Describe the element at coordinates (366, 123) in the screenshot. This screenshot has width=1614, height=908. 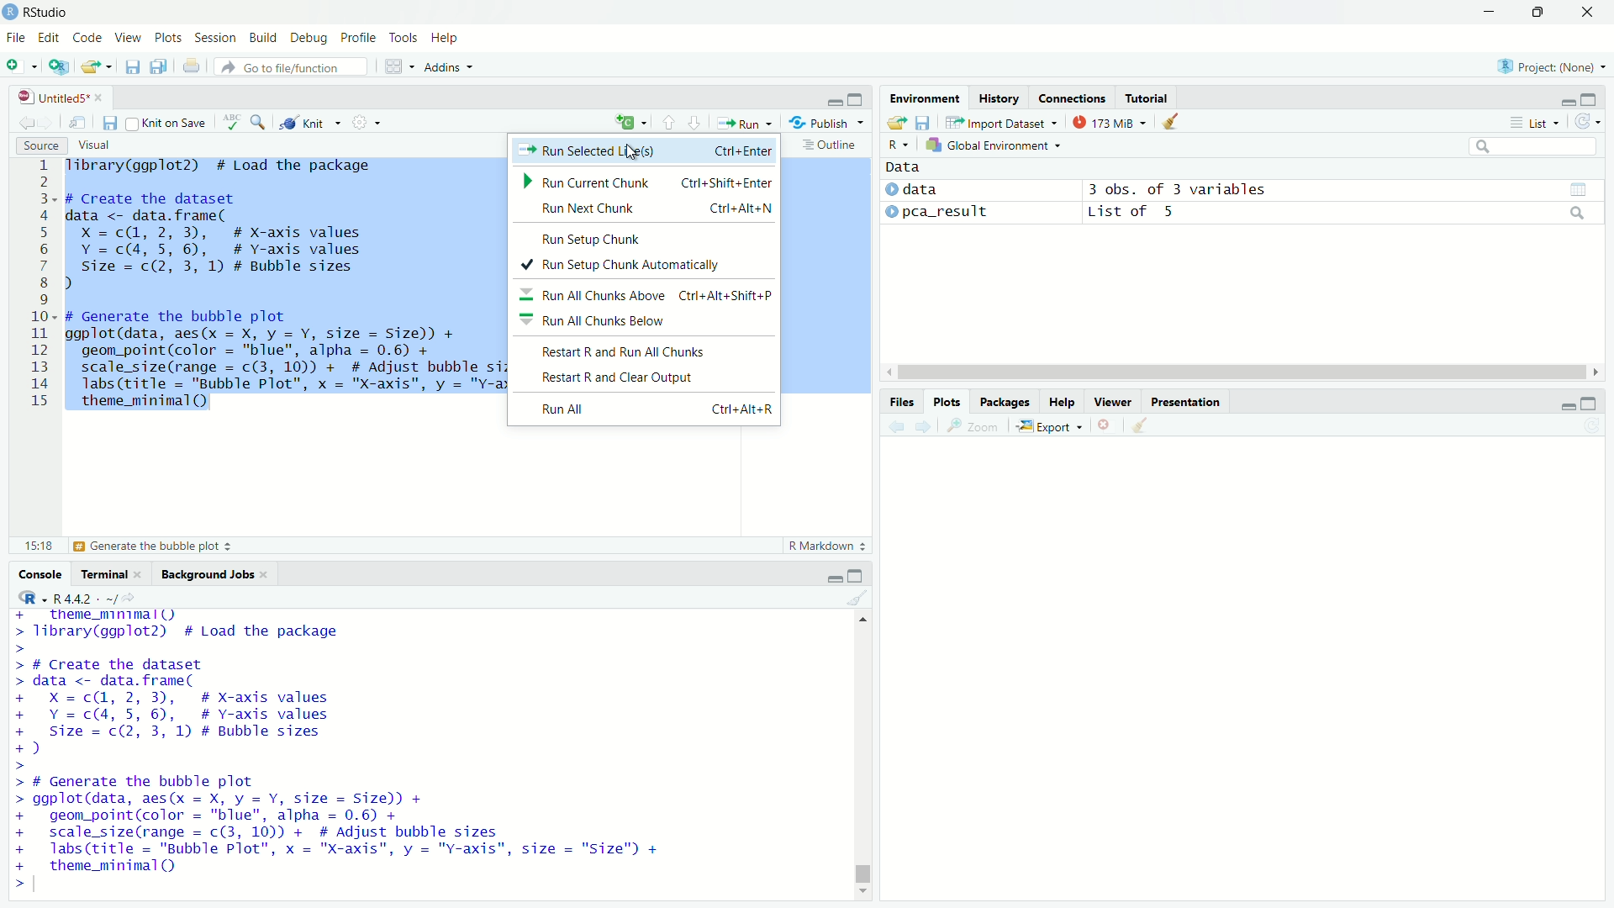
I see `settings` at that location.